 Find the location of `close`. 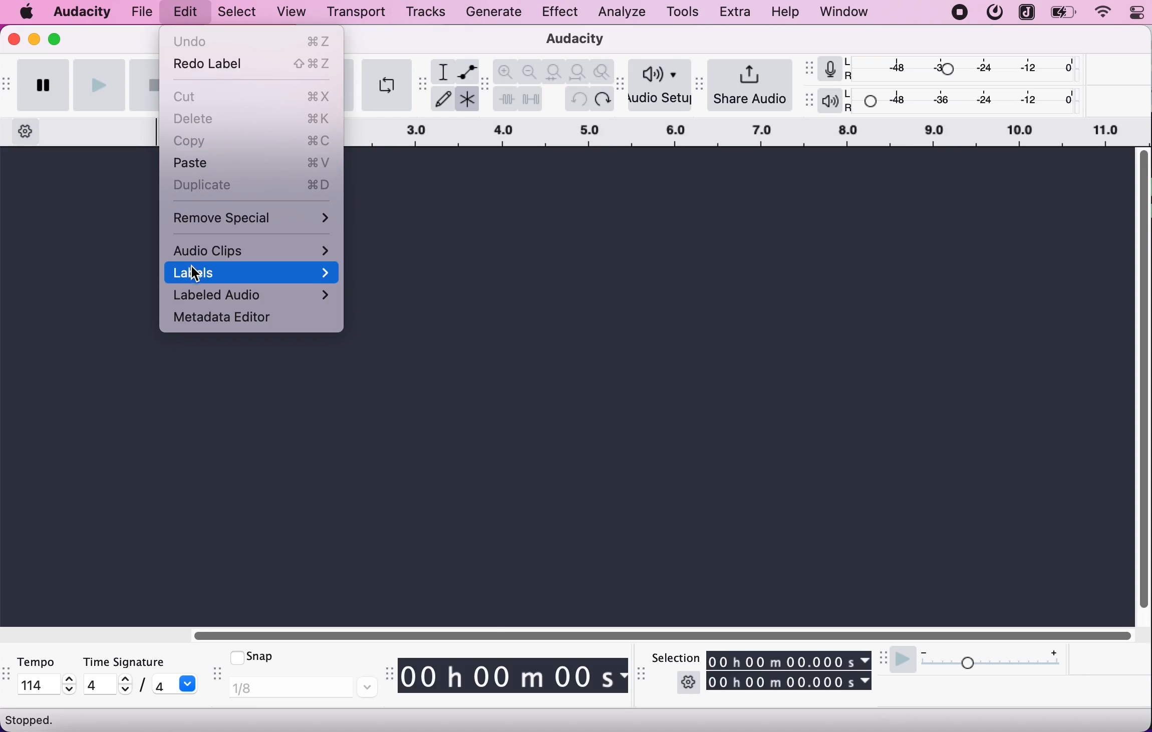

close is located at coordinates (15, 42).